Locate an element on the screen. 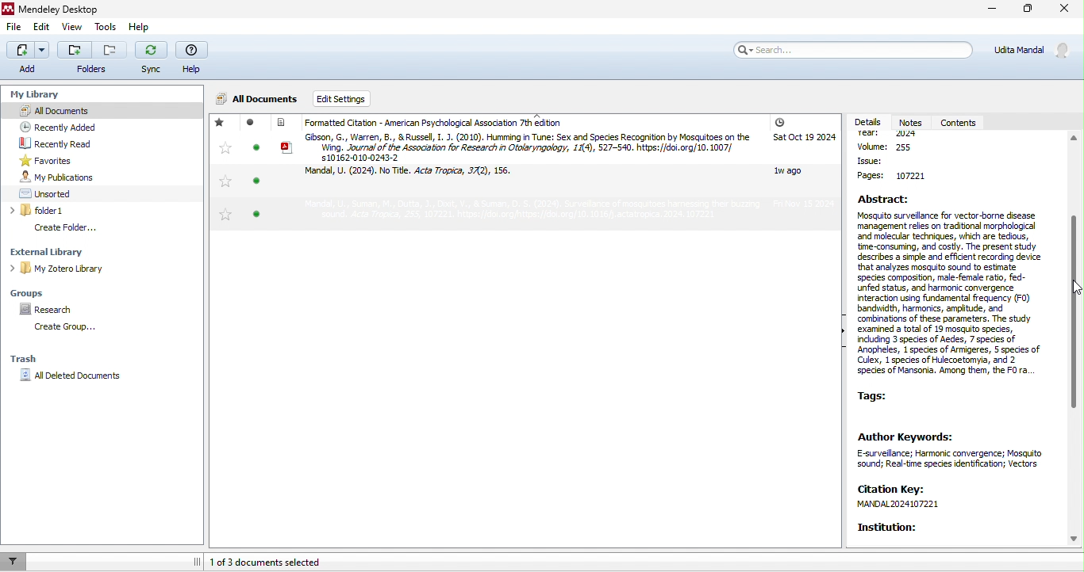  all deleted documents is located at coordinates (79, 378).